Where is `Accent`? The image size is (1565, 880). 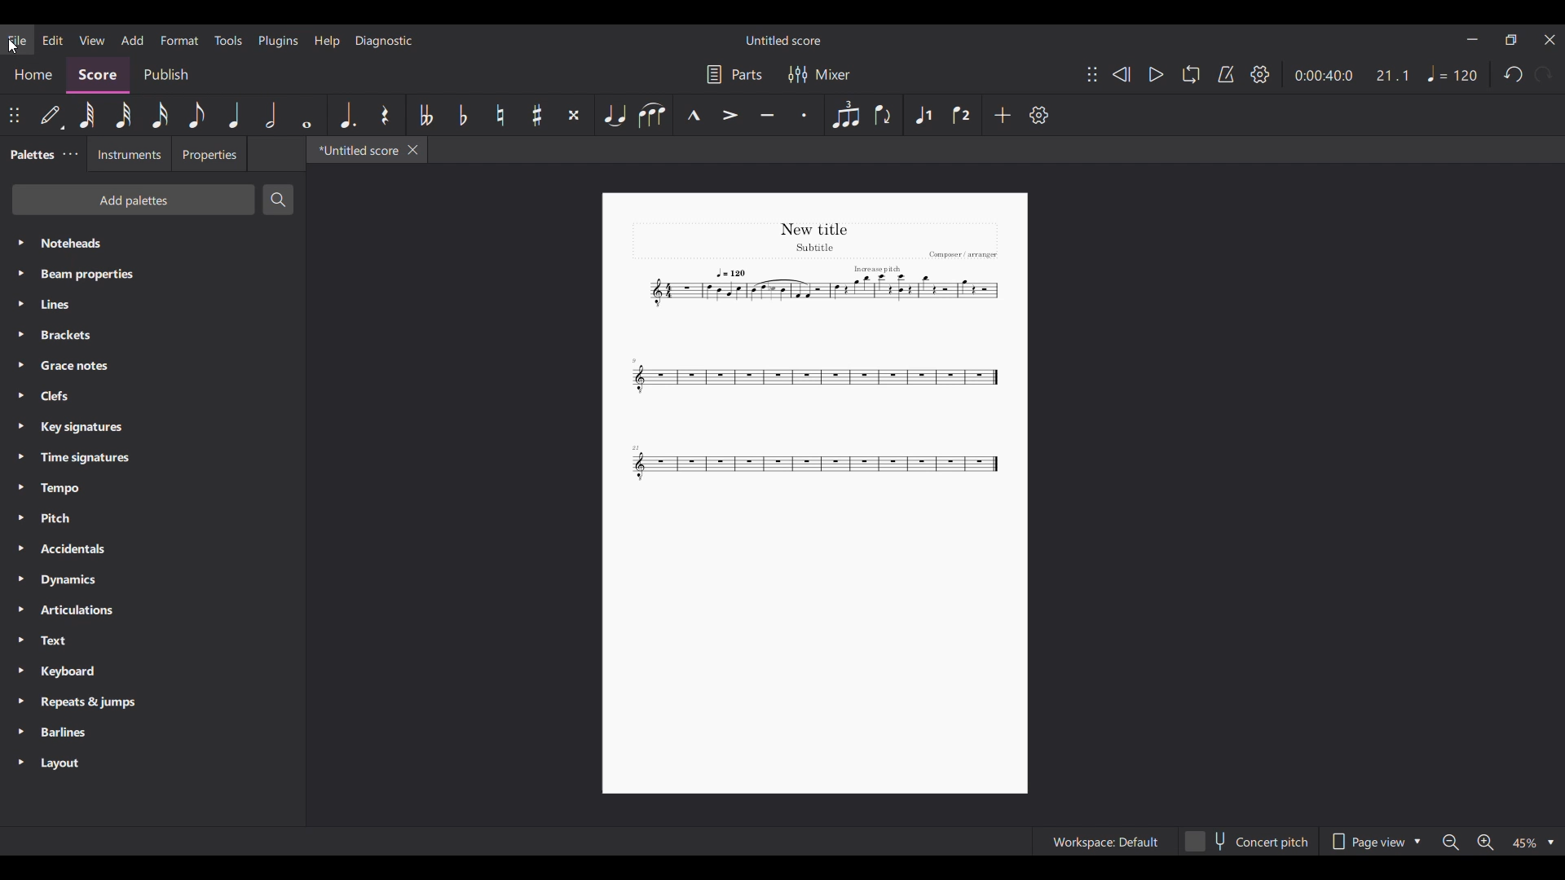 Accent is located at coordinates (730, 115).